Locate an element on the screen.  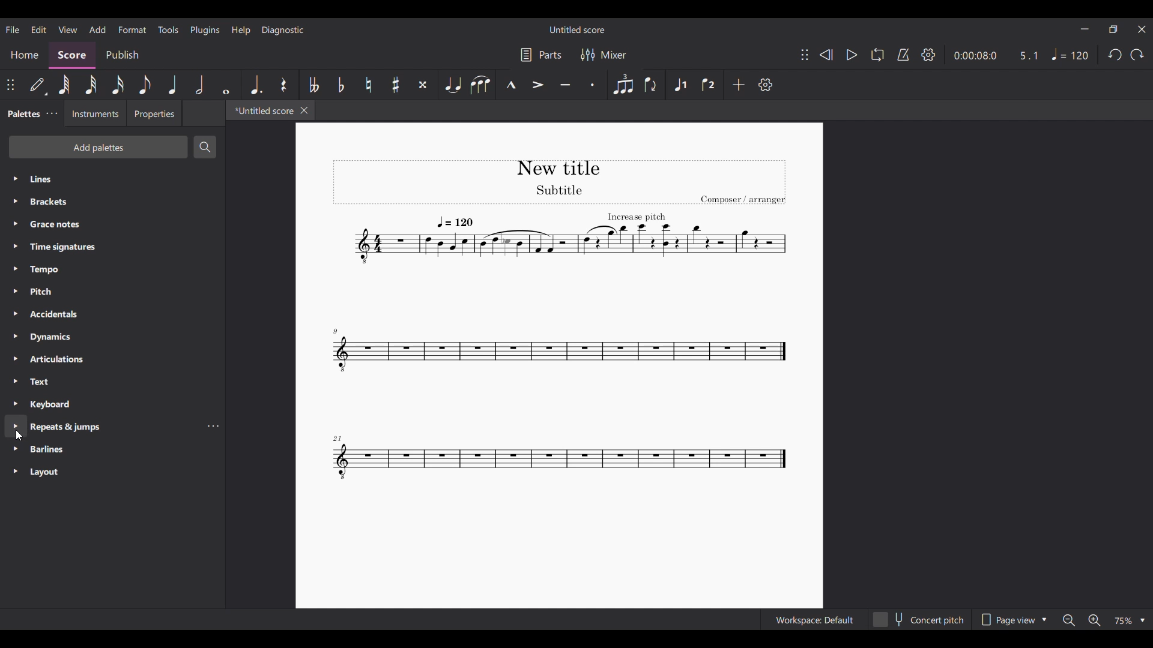
Layout is located at coordinates (112, 472).